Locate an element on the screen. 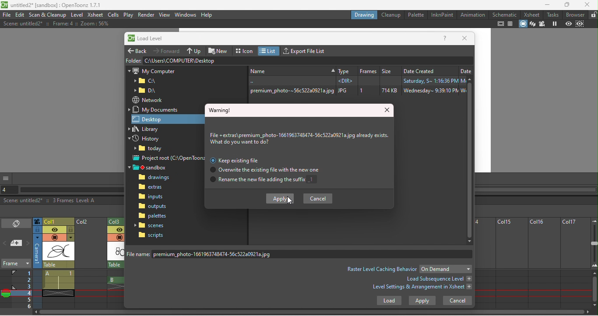 This screenshot has width=598, height=316. Sub-camera is located at coordinates (581, 24).